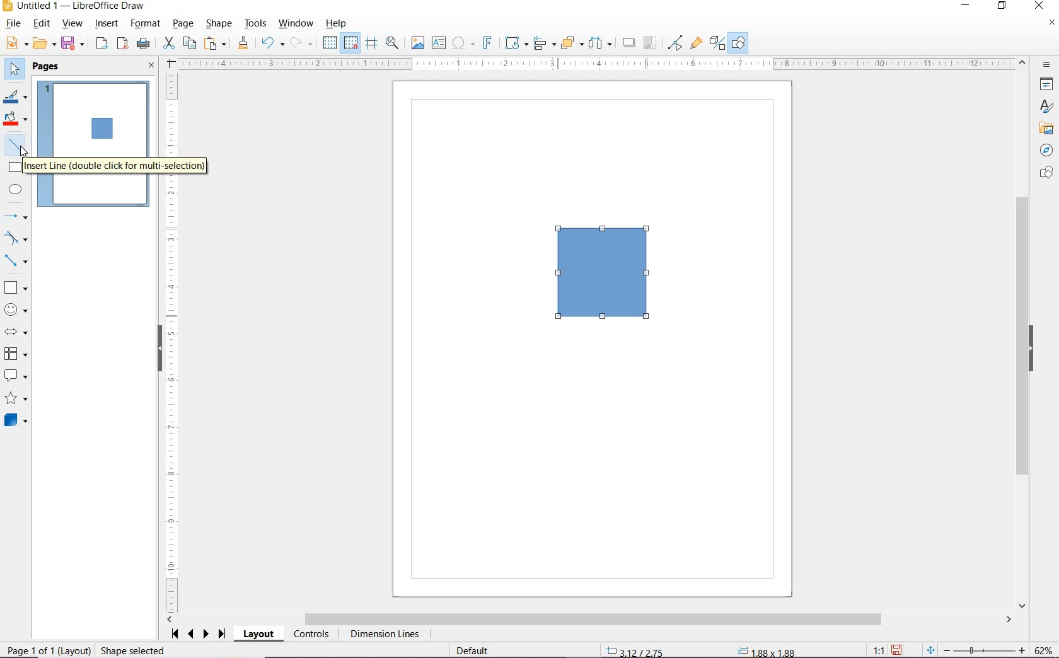  What do you see at coordinates (136, 652) in the screenshot?
I see `Resize shape` at bounding box center [136, 652].